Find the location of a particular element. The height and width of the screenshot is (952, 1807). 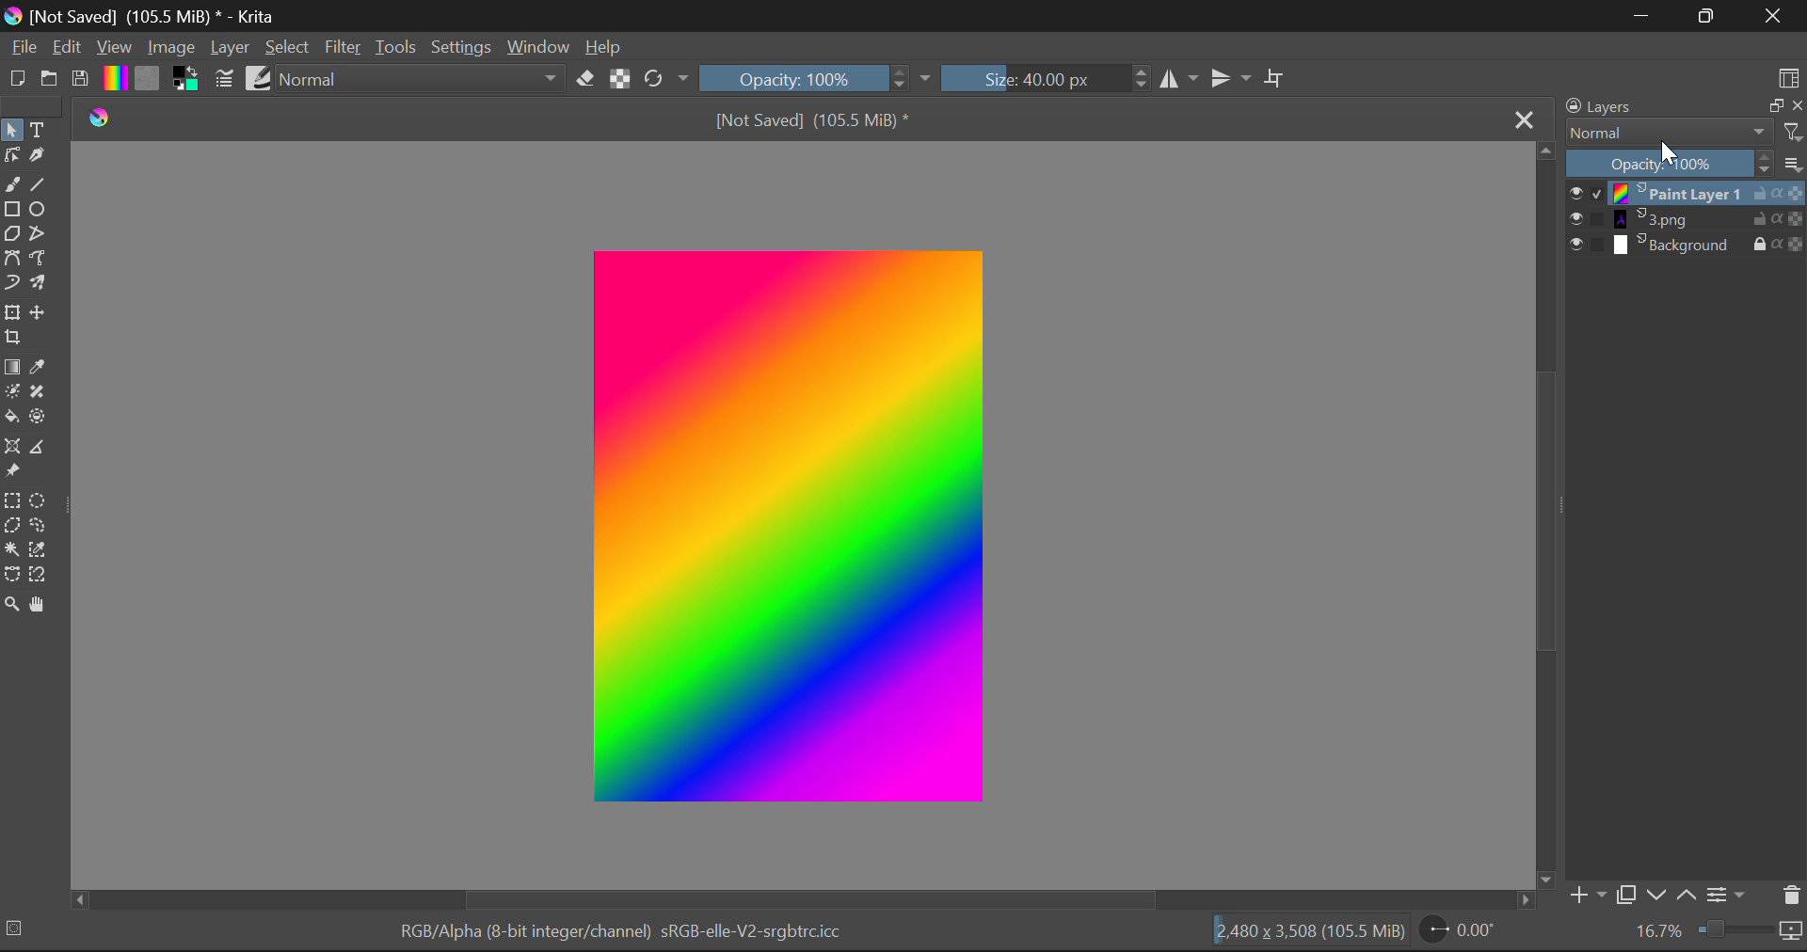

show or hide layer is located at coordinates (1586, 195).